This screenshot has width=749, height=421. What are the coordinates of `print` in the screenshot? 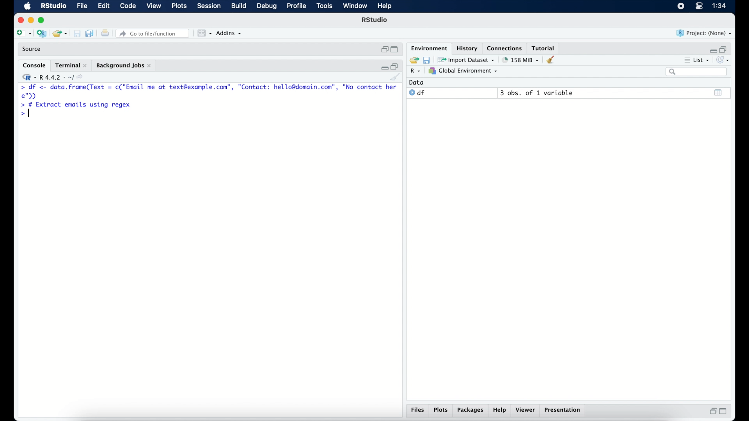 It's located at (105, 33).